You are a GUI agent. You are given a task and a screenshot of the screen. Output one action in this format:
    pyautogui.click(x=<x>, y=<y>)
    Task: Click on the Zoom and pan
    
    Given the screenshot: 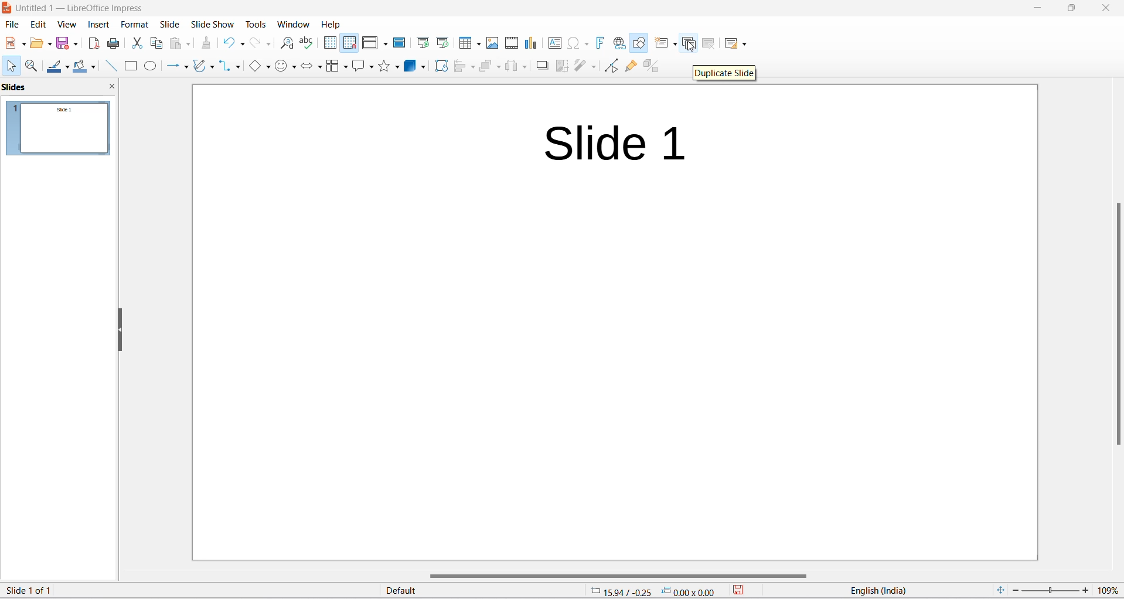 What is the action you would take?
    pyautogui.click(x=32, y=66)
    